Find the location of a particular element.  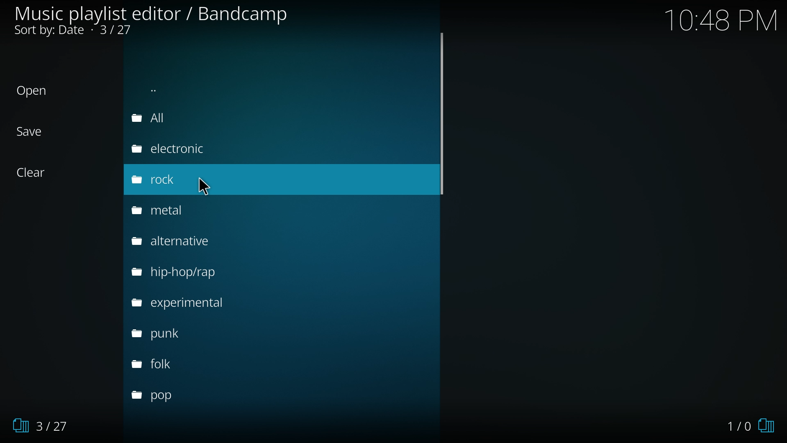

Cursor is located at coordinates (203, 184).